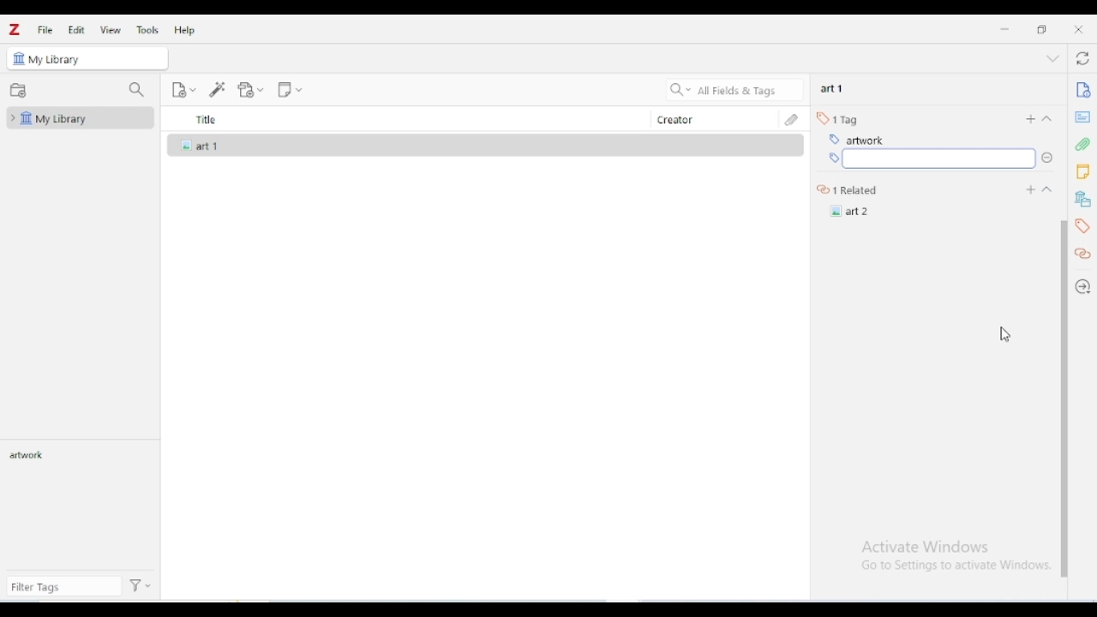 Image resolution: width=1097 pixels, height=617 pixels. What do you see at coordinates (1084, 145) in the screenshot?
I see `attachments` at bounding box center [1084, 145].